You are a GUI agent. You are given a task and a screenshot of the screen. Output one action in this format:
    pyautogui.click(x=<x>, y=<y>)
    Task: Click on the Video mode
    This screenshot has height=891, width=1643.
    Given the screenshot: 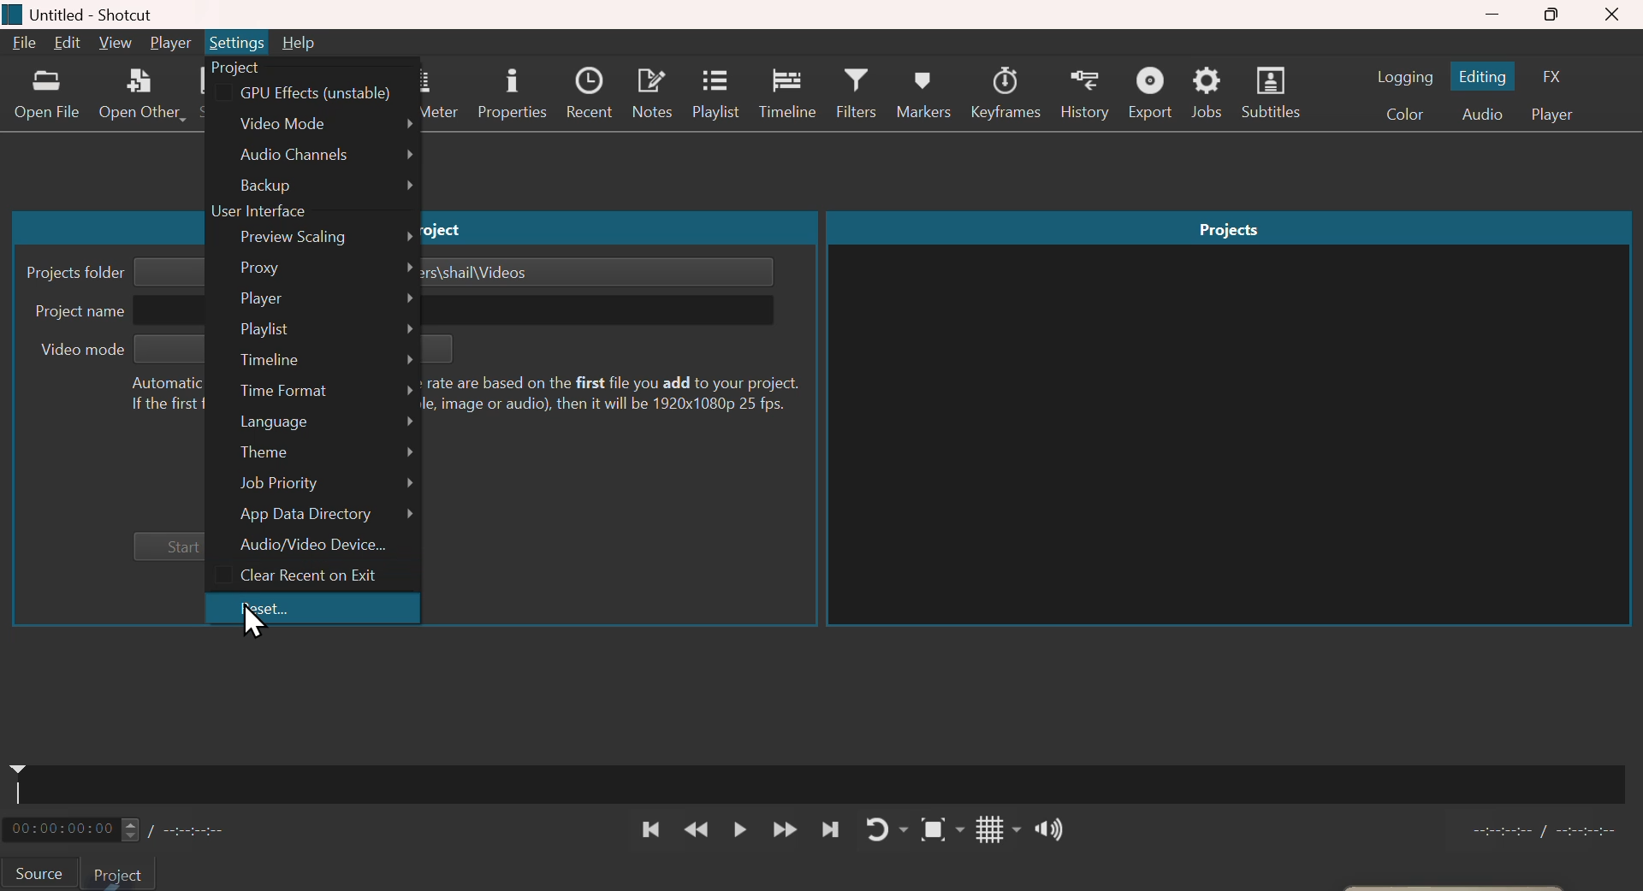 What is the action you would take?
    pyautogui.click(x=316, y=121)
    